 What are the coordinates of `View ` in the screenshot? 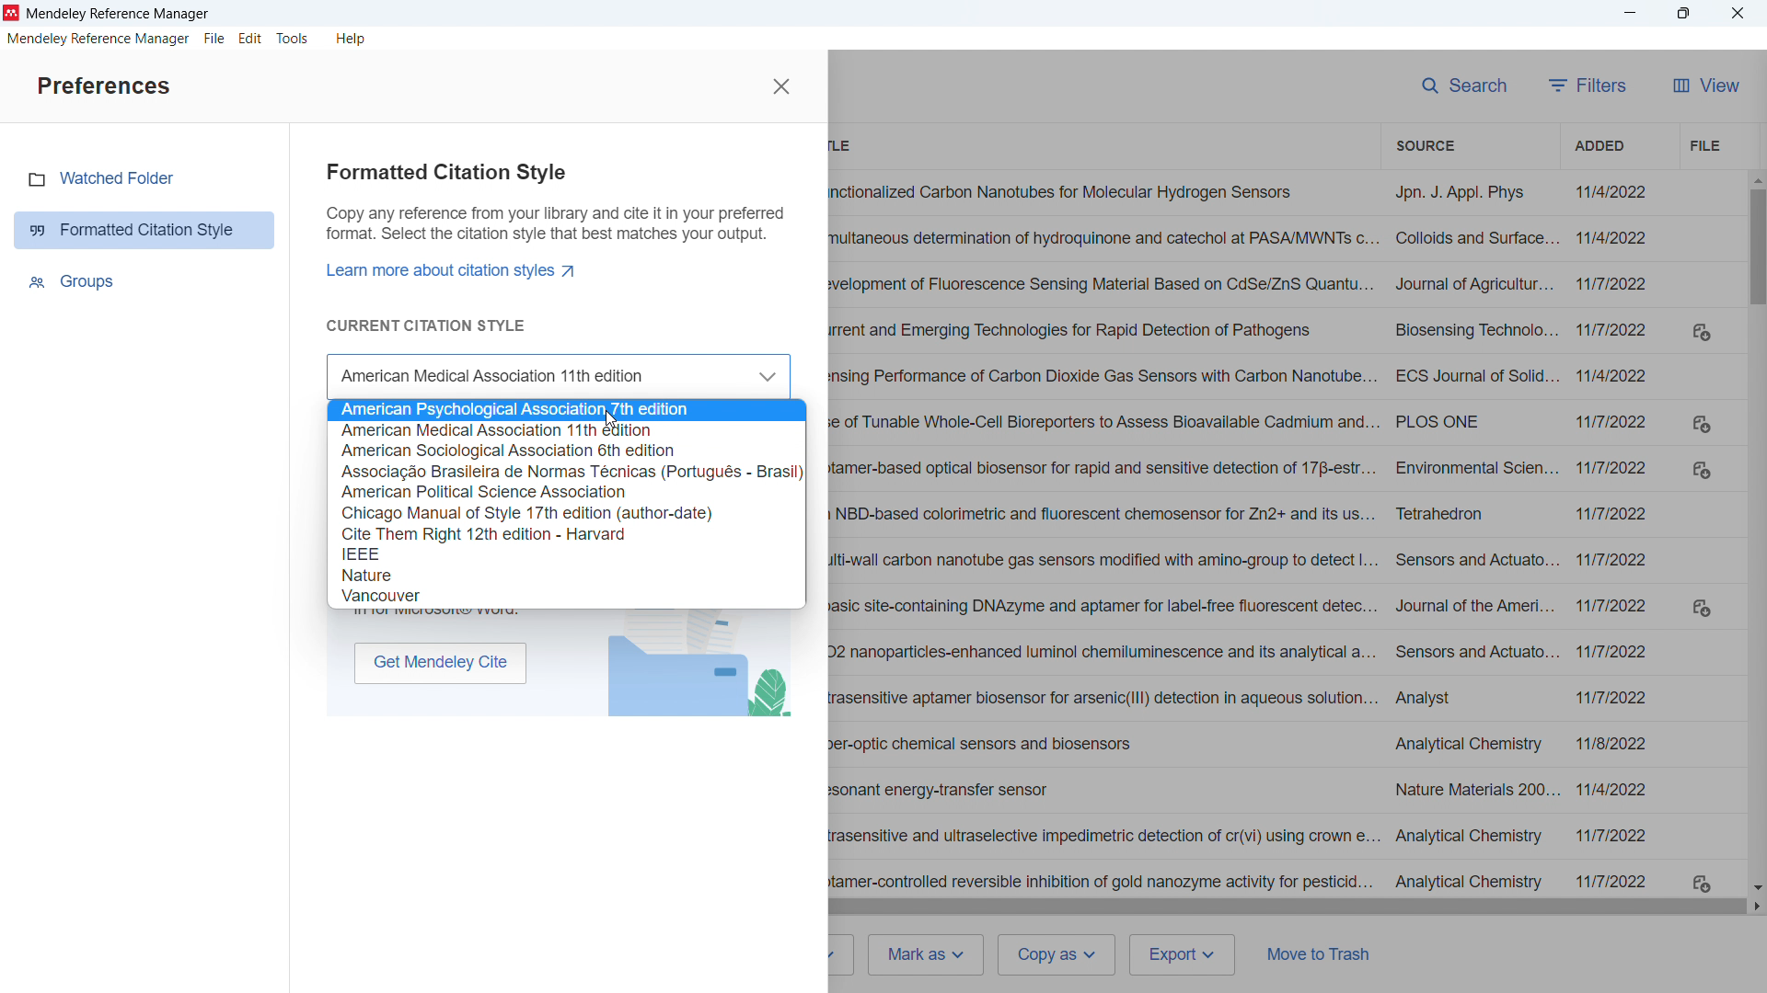 It's located at (1708, 86).